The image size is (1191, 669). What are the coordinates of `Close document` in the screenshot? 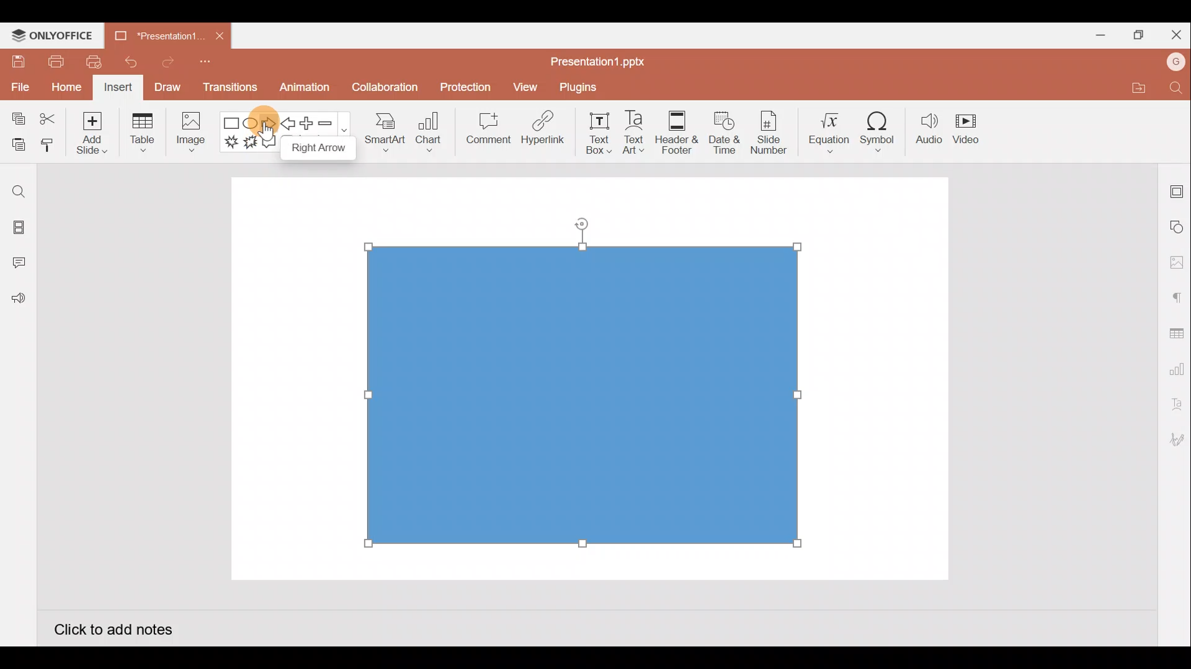 It's located at (220, 33).